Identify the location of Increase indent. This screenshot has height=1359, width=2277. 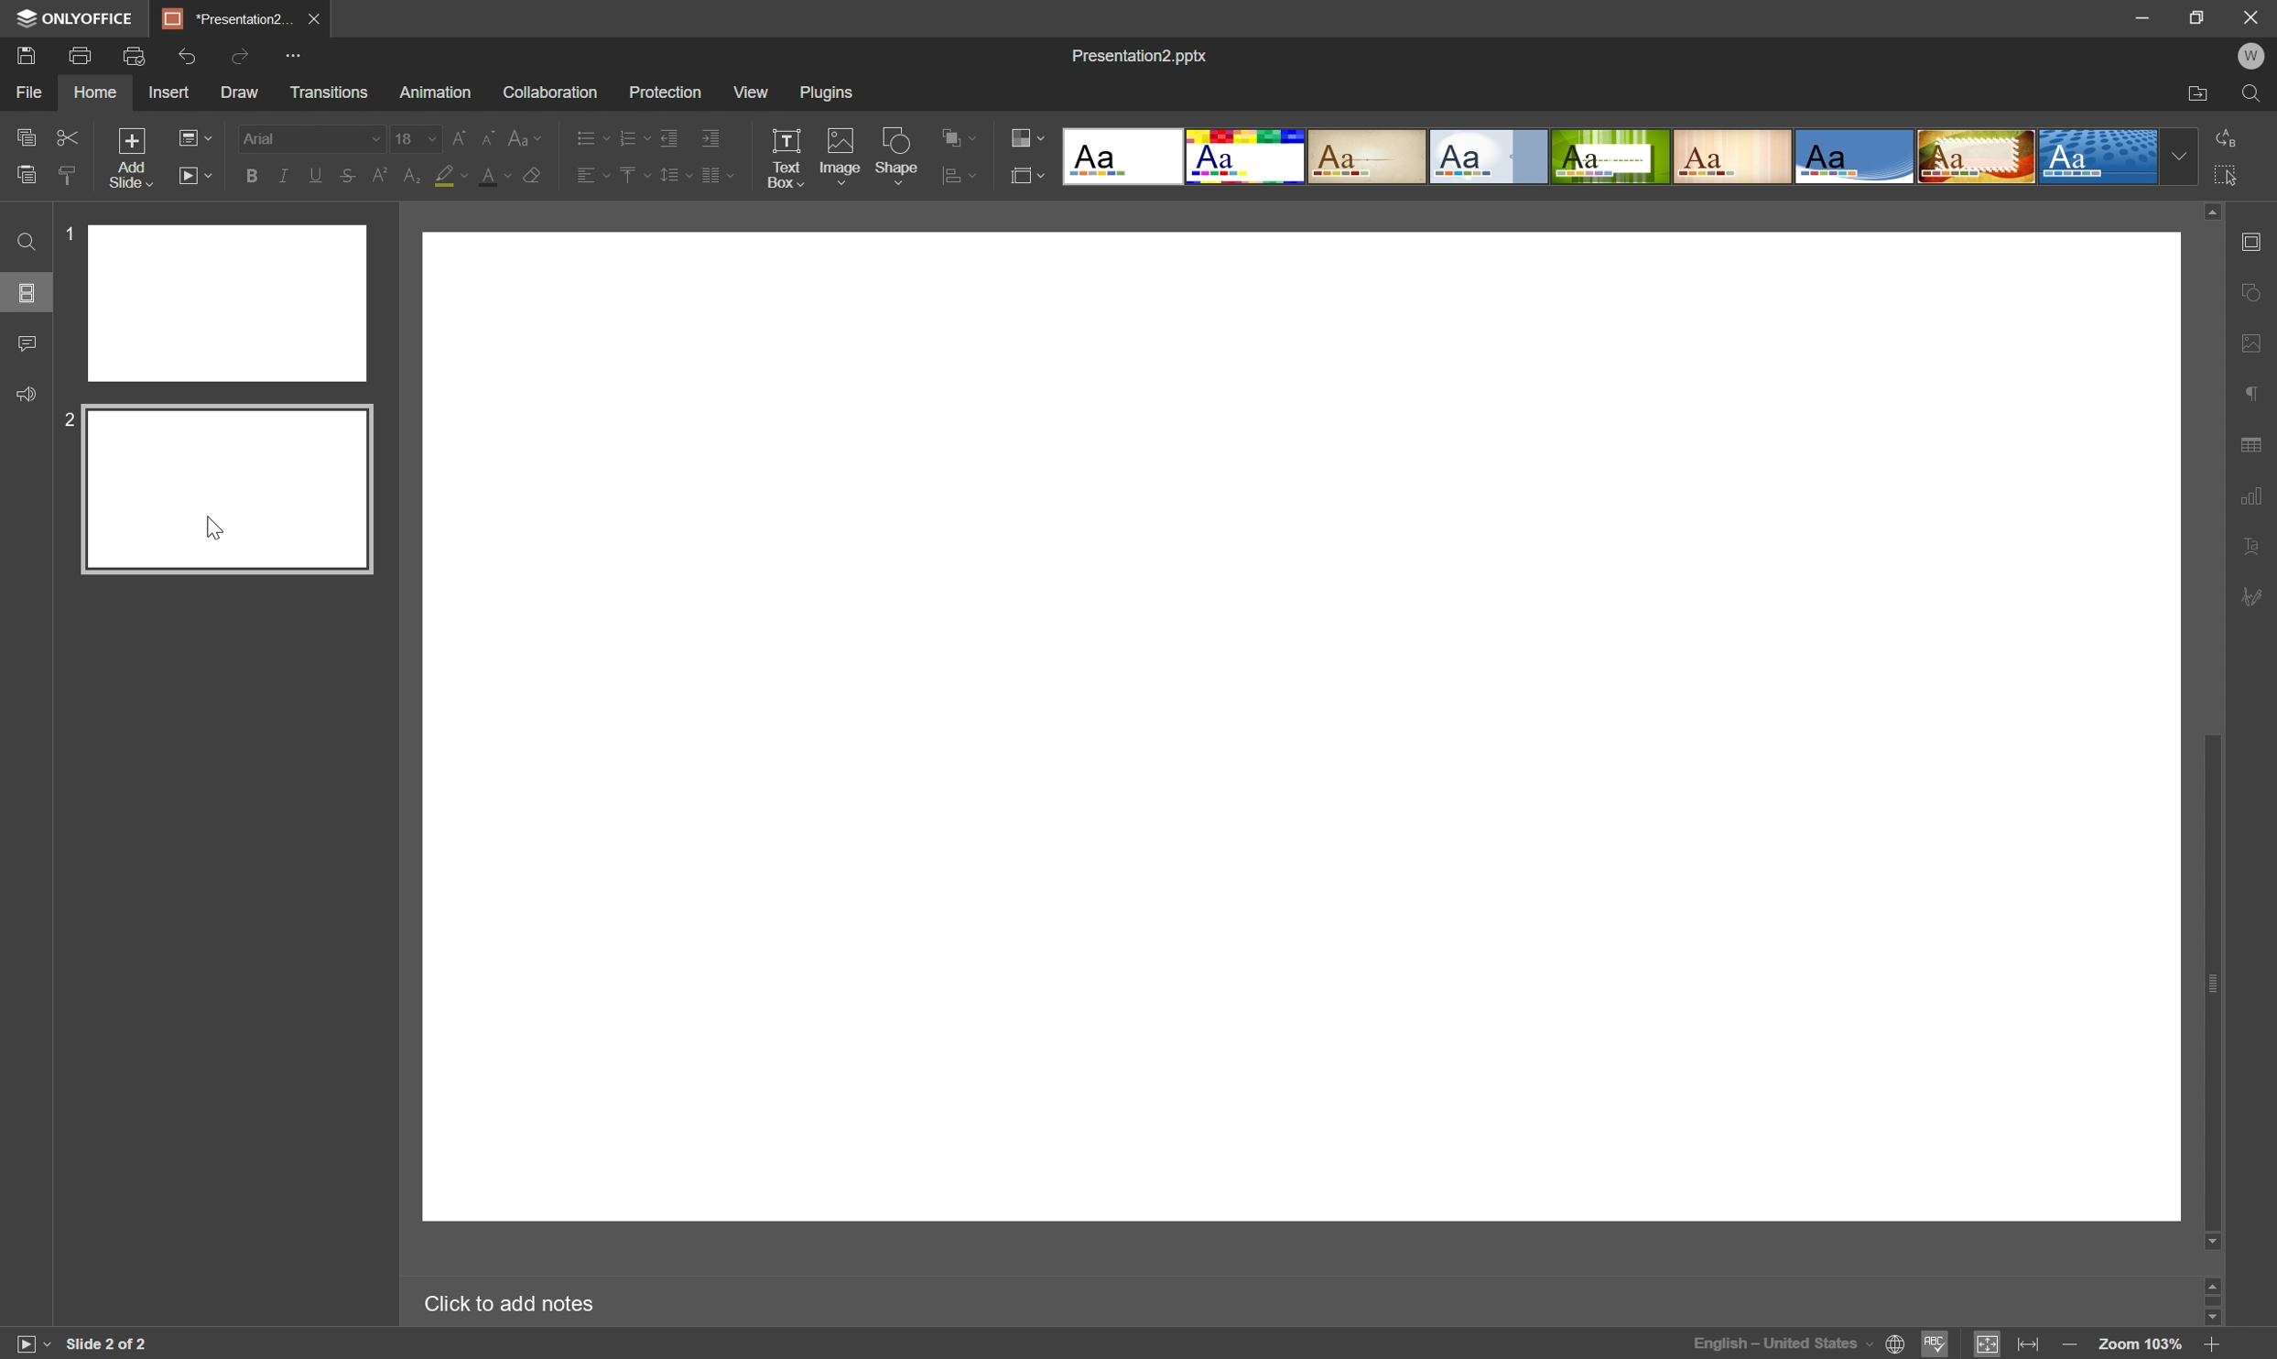
(713, 136).